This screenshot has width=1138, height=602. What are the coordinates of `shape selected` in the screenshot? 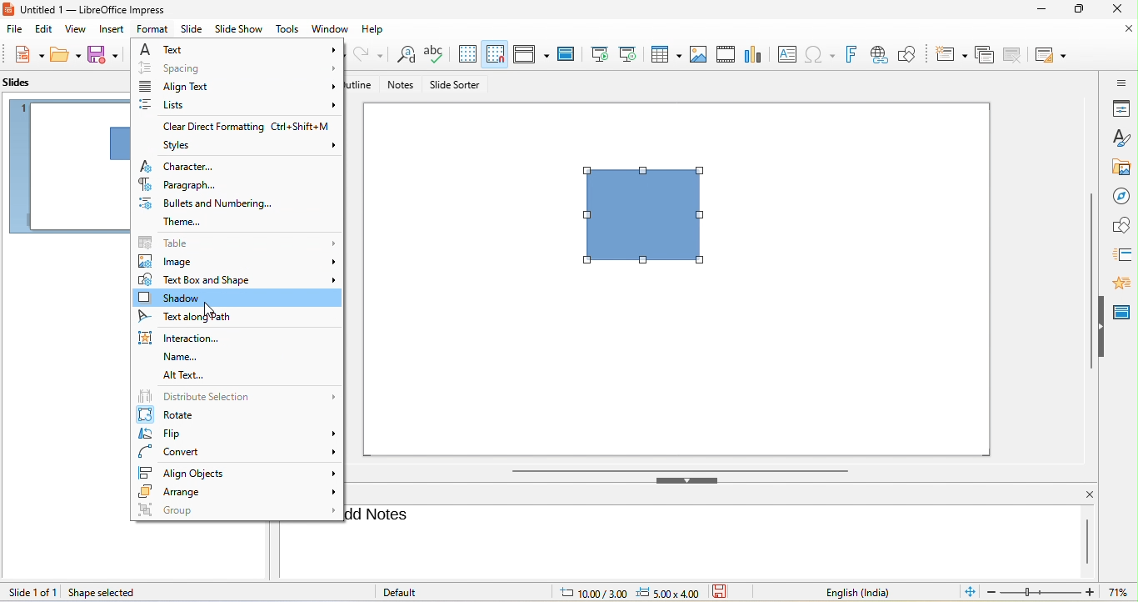 It's located at (103, 593).